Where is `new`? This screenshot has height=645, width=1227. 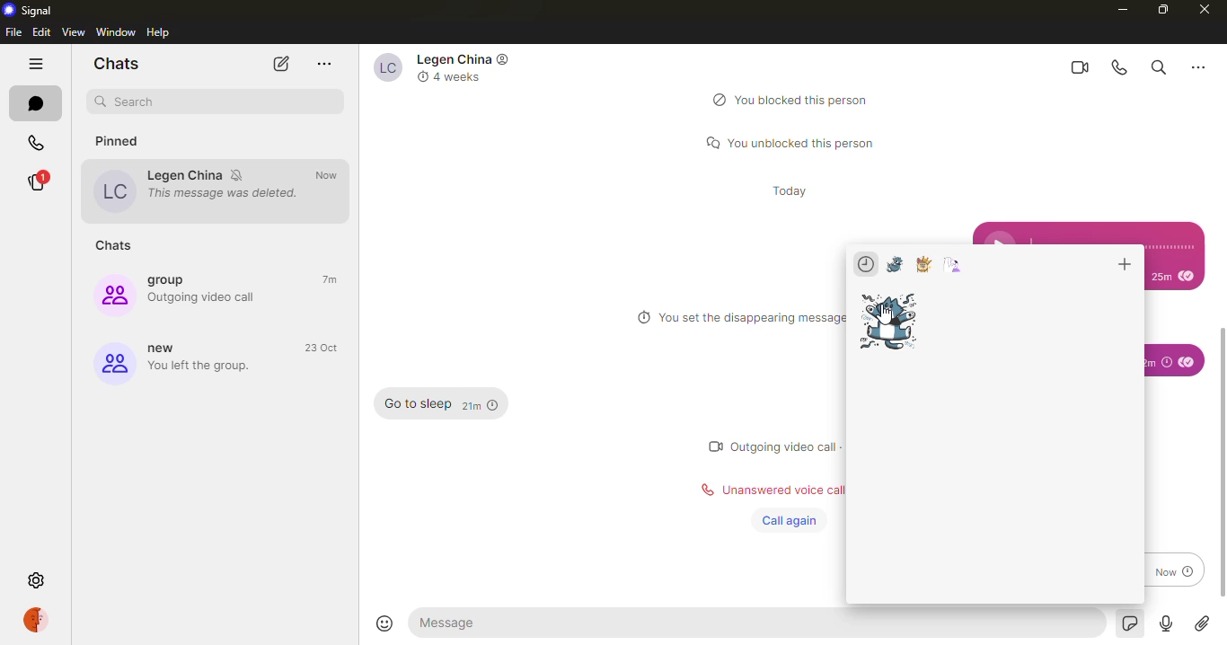
new is located at coordinates (113, 364).